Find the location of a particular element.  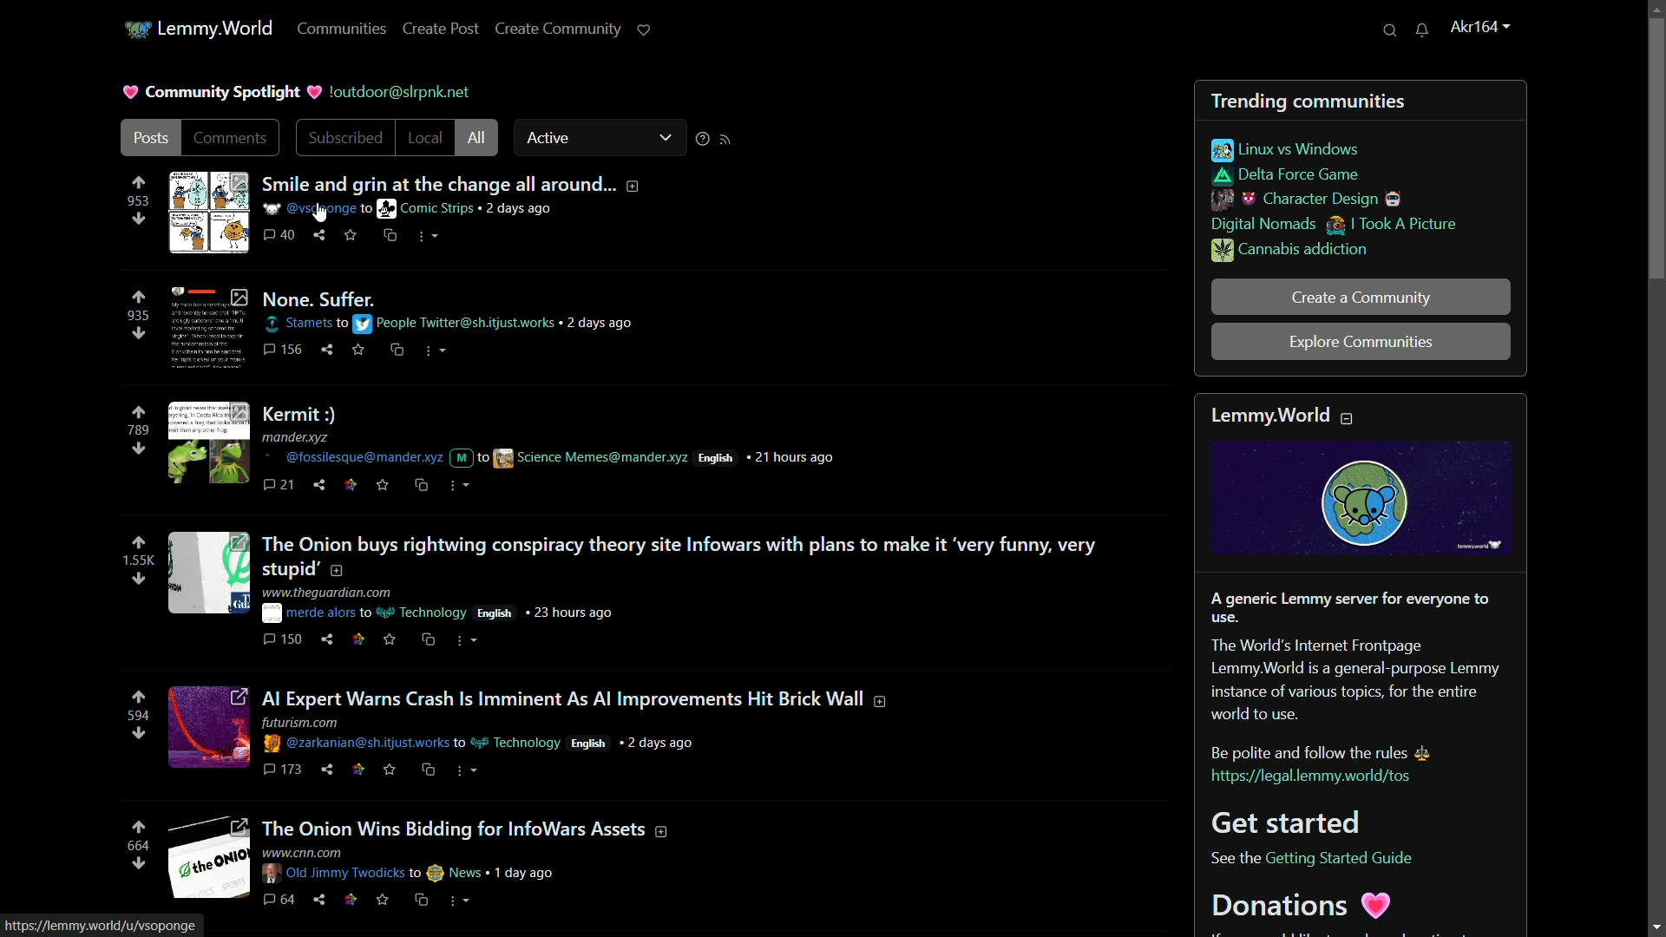

image is located at coordinates (208, 213).